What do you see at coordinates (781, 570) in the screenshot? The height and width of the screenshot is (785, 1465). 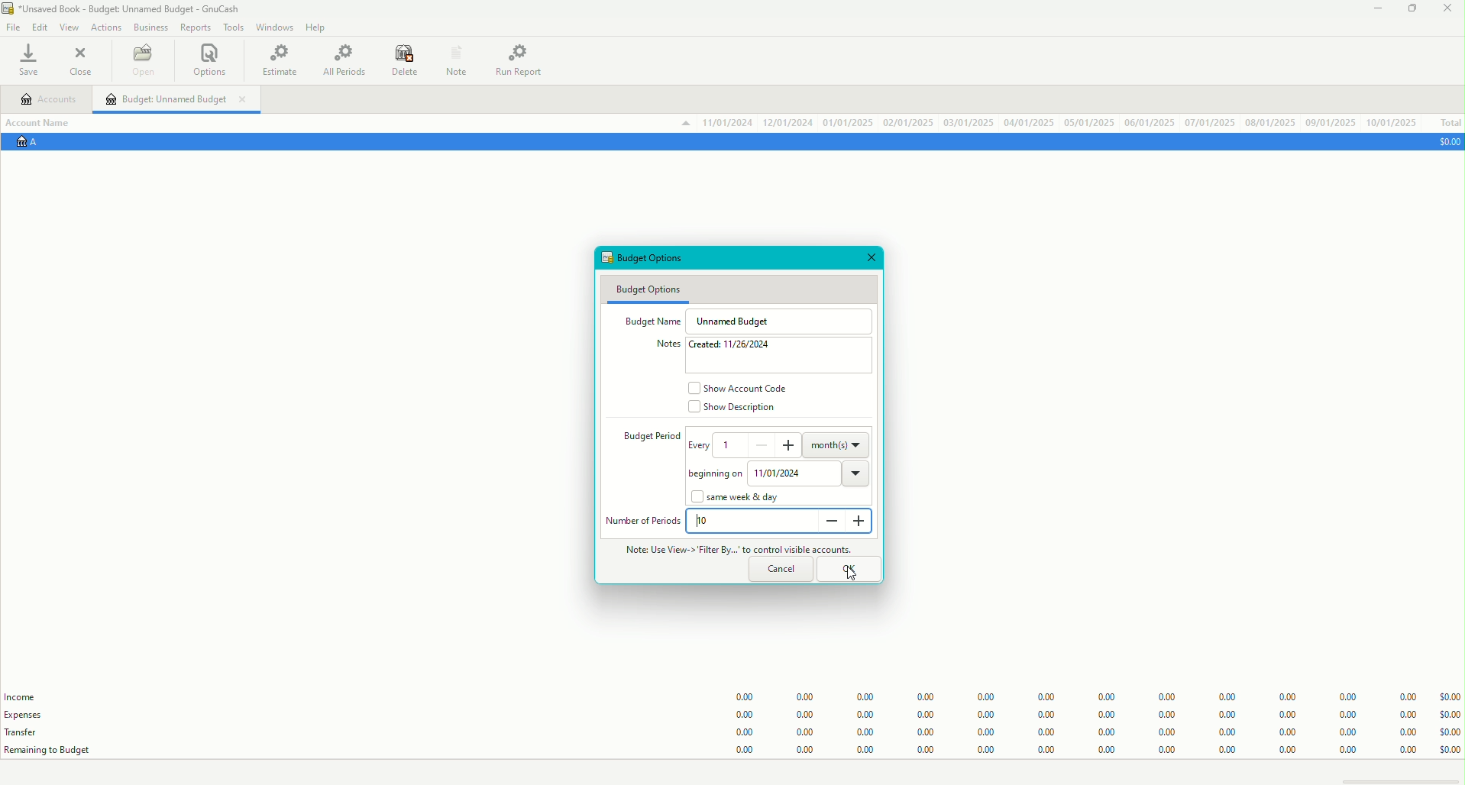 I see `Cancel` at bounding box center [781, 570].